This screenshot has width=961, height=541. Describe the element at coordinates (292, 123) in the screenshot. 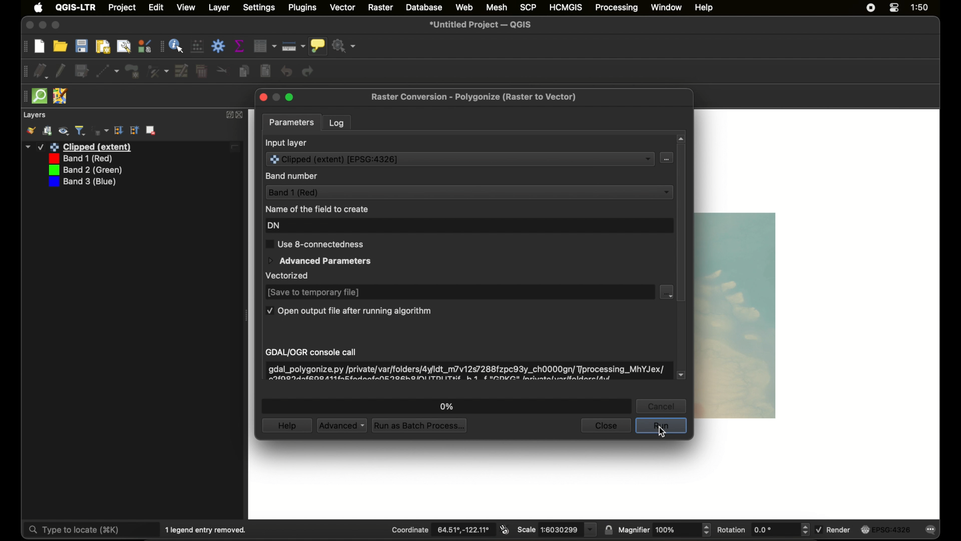

I see `parameters` at that location.